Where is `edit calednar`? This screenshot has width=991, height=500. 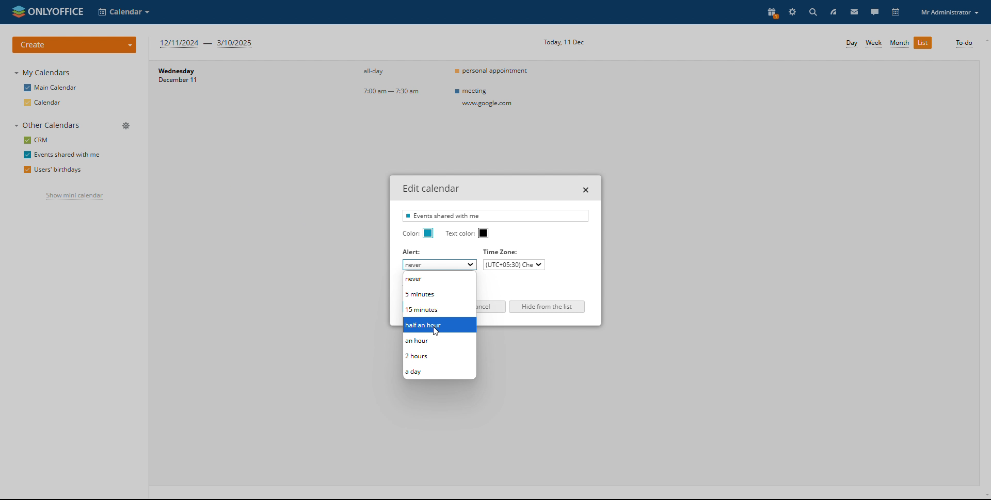 edit calednar is located at coordinates (431, 188).